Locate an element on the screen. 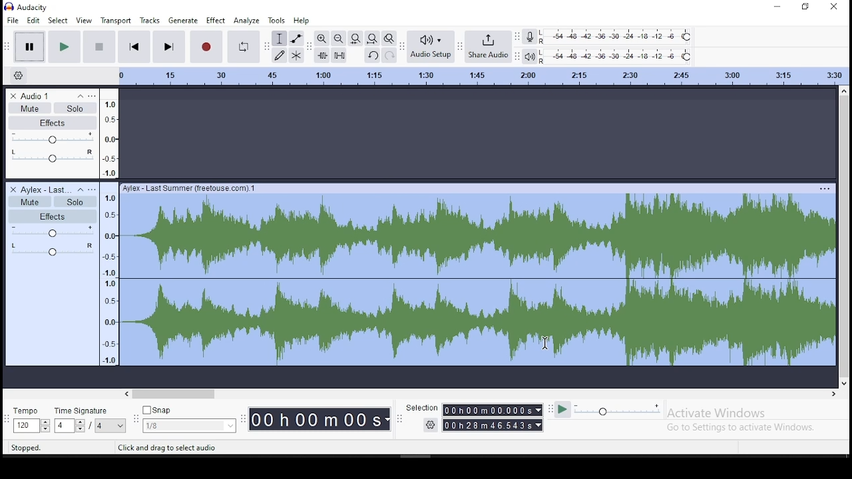  transport is located at coordinates (117, 21).